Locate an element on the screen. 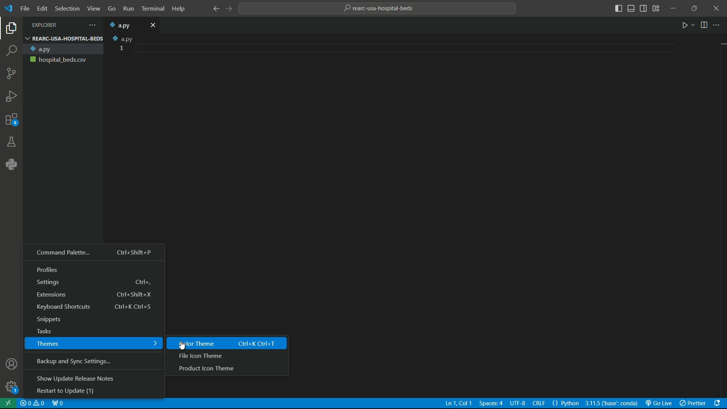 The height and width of the screenshot is (409, 727). EXPLORER is located at coordinates (51, 25).